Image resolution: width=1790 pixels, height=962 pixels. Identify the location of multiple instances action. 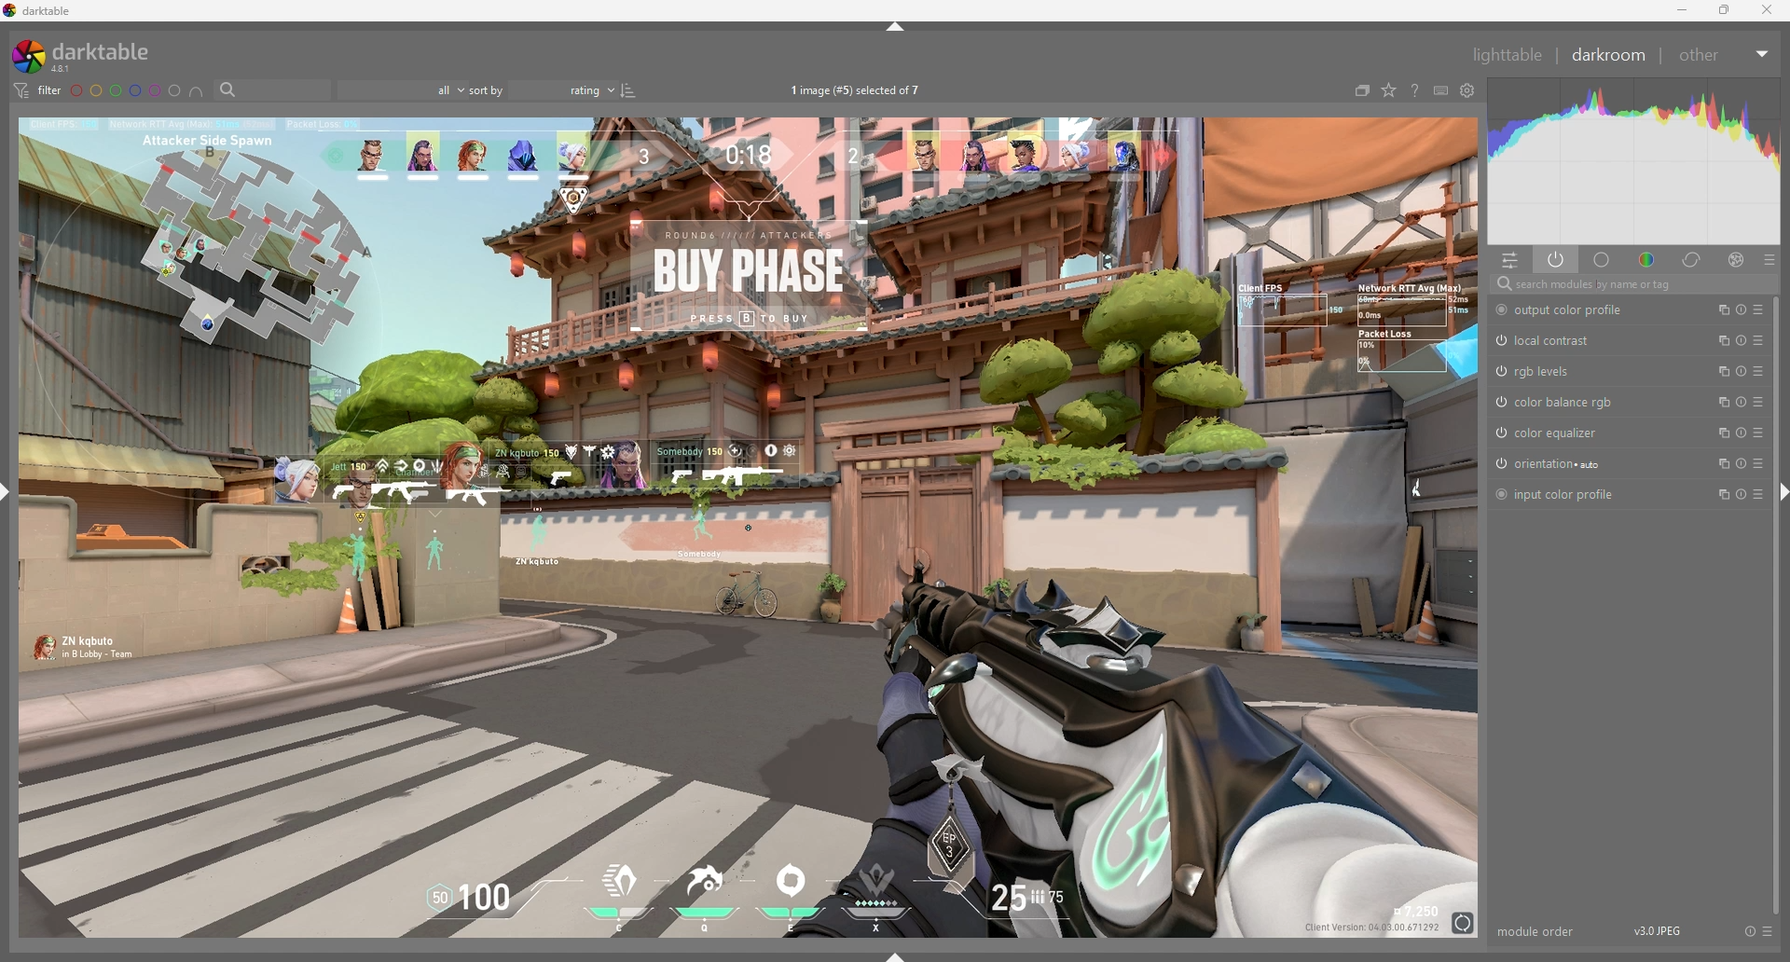
(1718, 309).